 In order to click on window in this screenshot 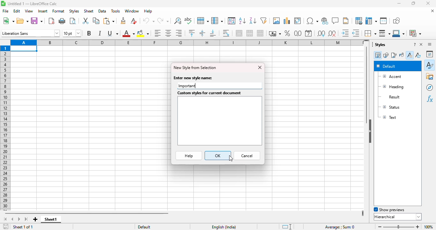, I will do `click(132, 11)`.